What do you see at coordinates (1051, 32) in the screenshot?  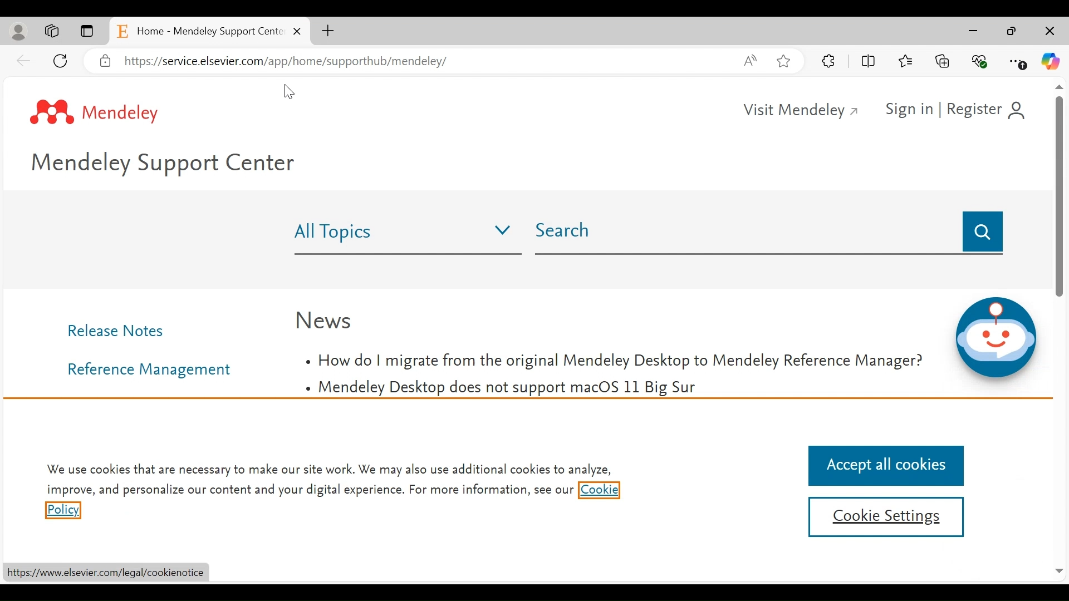 I see `Close` at bounding box center [1051, 32].